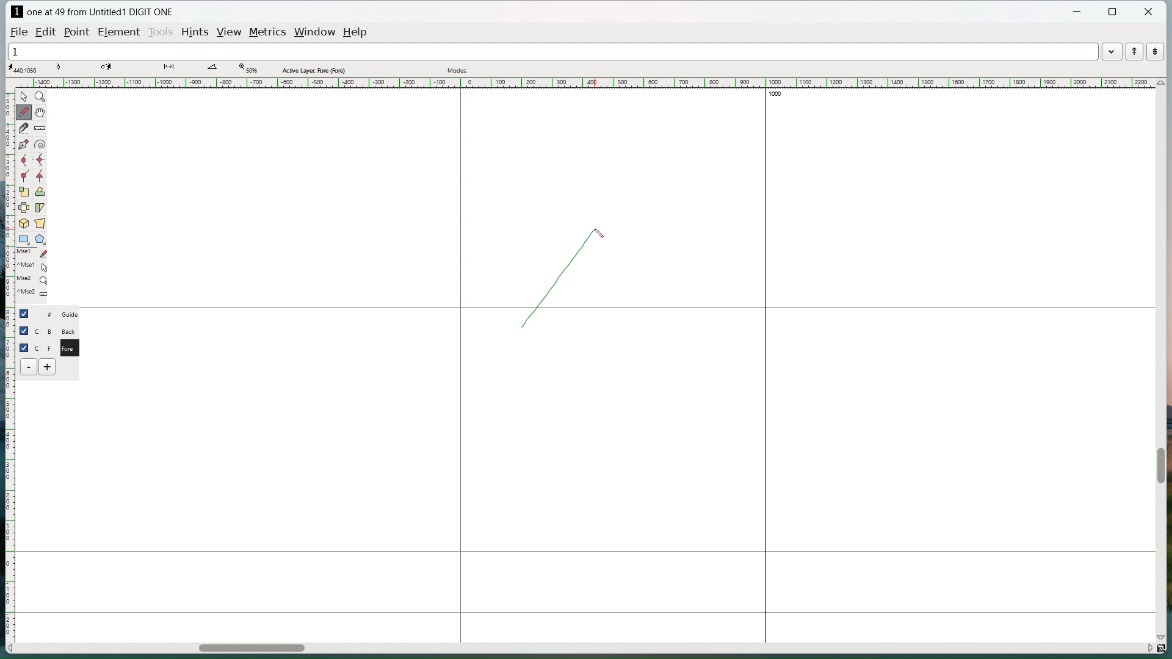 This screenshot has width=1172, height=659. Describe the element at coordinates (40, 223) in the screenshot. I see `perspective transformation` at that location.